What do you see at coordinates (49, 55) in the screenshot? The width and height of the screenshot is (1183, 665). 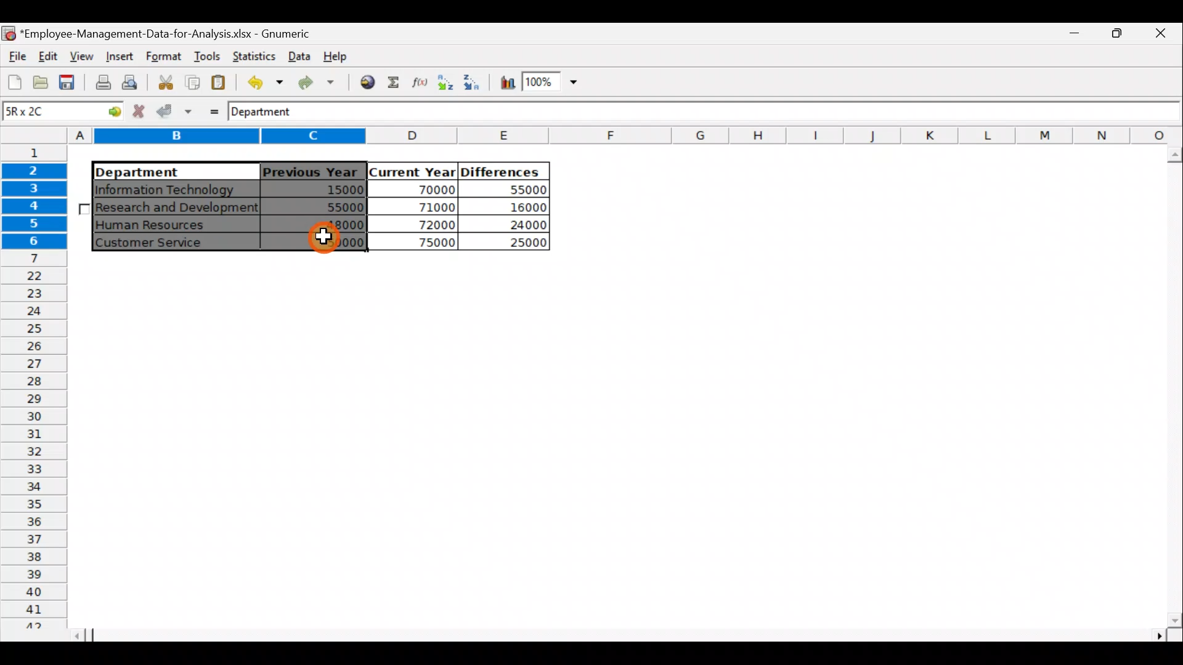 I see `Edit` at bounding box center [49, 55].